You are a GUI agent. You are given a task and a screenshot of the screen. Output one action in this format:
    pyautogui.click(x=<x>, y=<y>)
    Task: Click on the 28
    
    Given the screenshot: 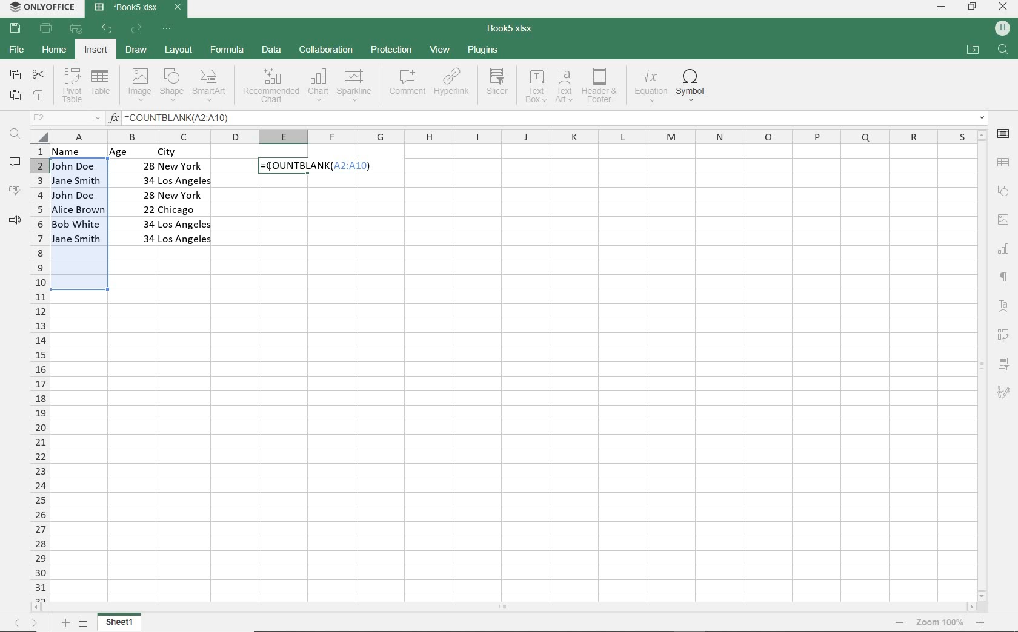 What is the action you would take?
    pyautogui.click(x=141, y=165)
    